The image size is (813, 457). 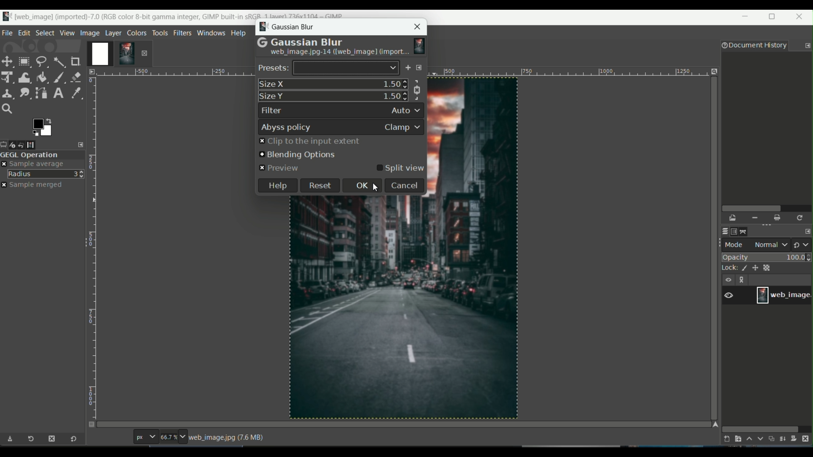 I want to click on document history, so click(x=752, y=46).